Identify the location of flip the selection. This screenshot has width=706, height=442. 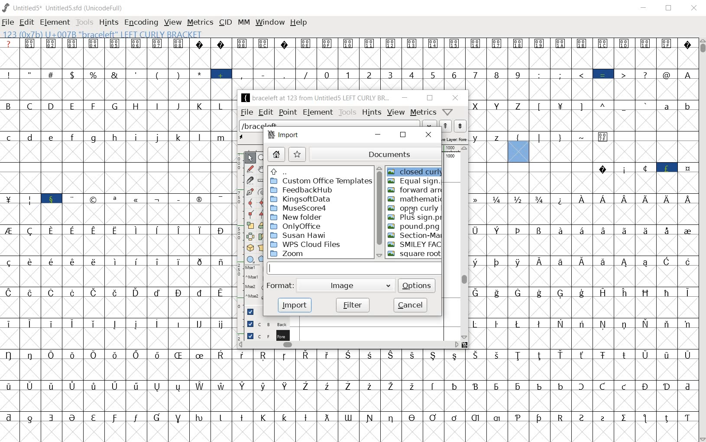
(249, 237).